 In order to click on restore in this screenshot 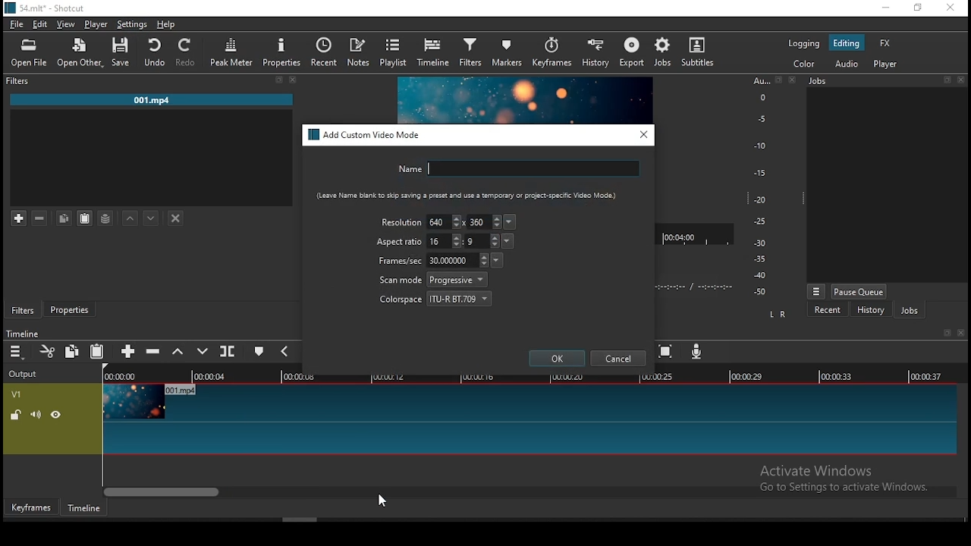, I will do `click(278, 80)`.